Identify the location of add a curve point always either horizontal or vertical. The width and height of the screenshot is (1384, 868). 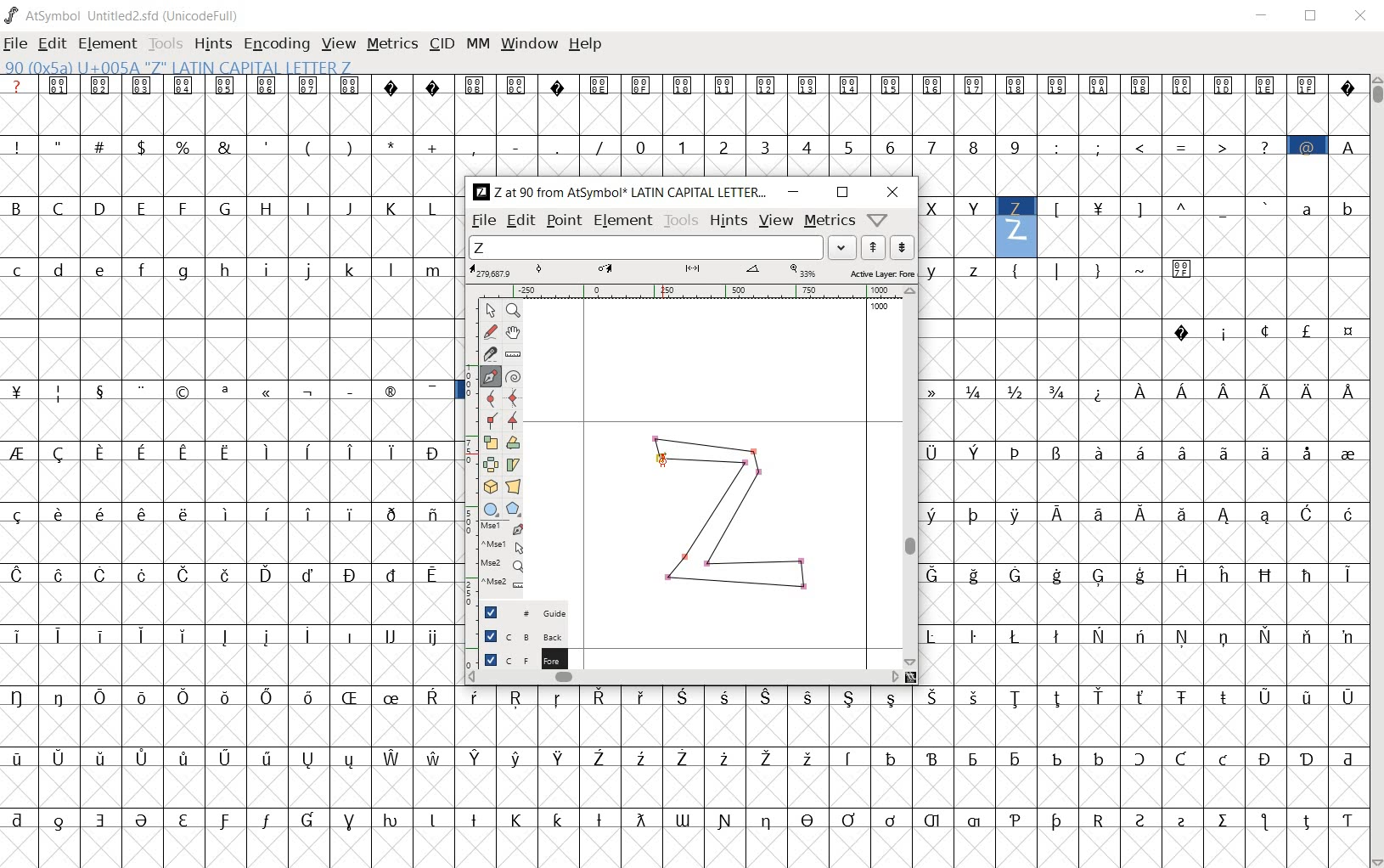
(513, 397).